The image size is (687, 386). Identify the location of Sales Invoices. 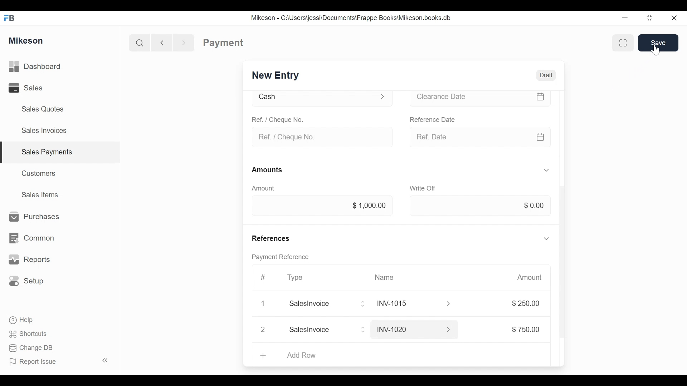
(42, 131).